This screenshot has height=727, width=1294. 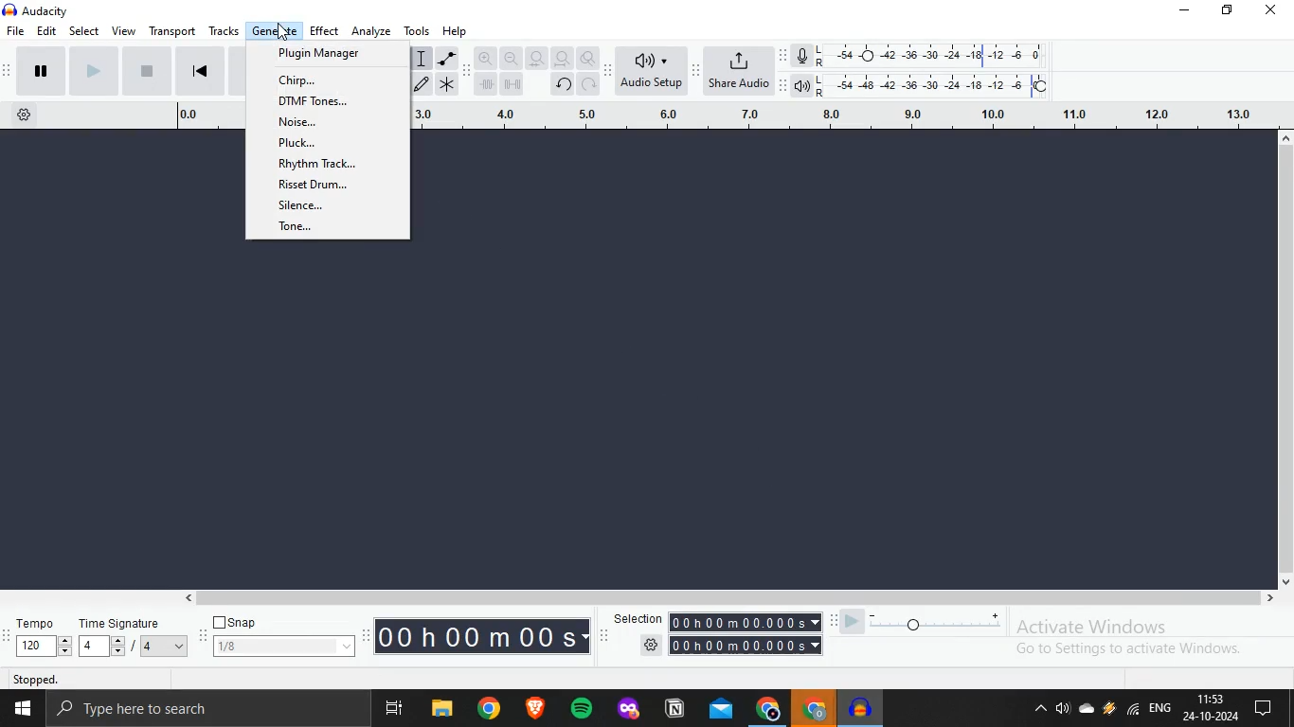 I want to click on Transport, so click(x=171, y=31).